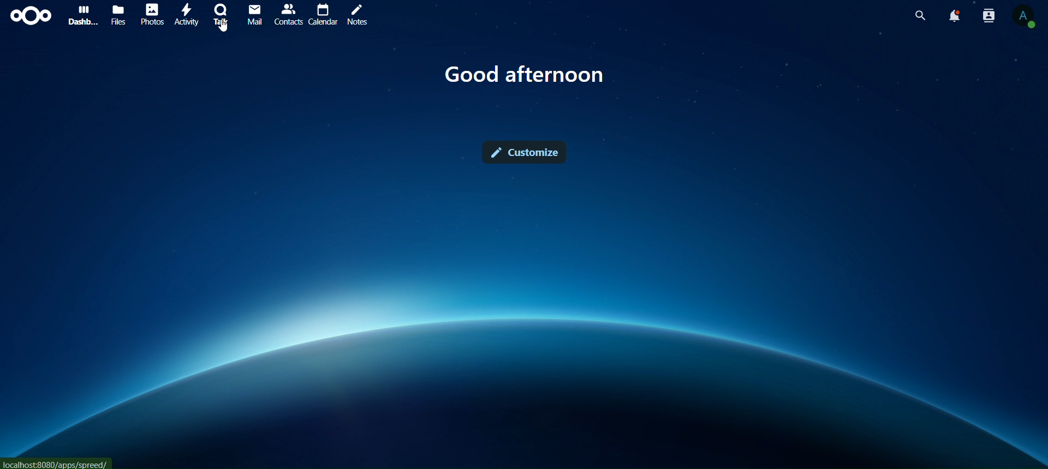 The image size is (1048, 469). Describe the element at coordinates (525, 74) in the screenshot. I see `good afternoon` at that location.